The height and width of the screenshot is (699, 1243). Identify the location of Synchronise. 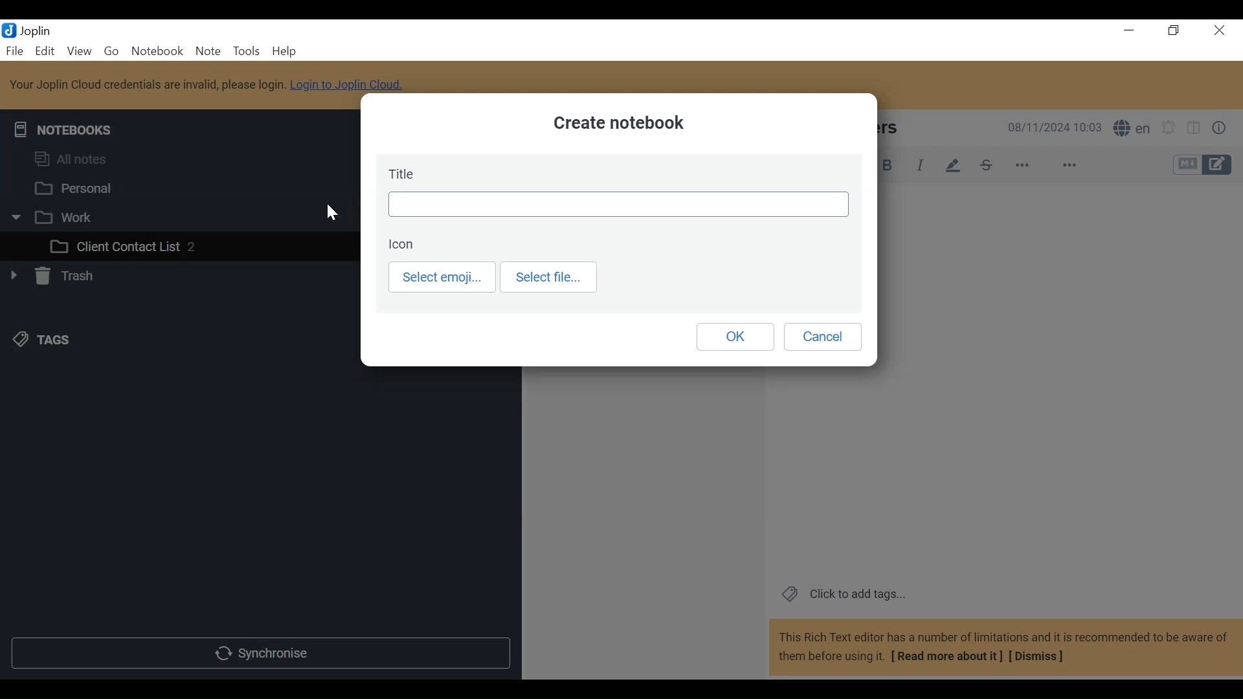
(263, 653).